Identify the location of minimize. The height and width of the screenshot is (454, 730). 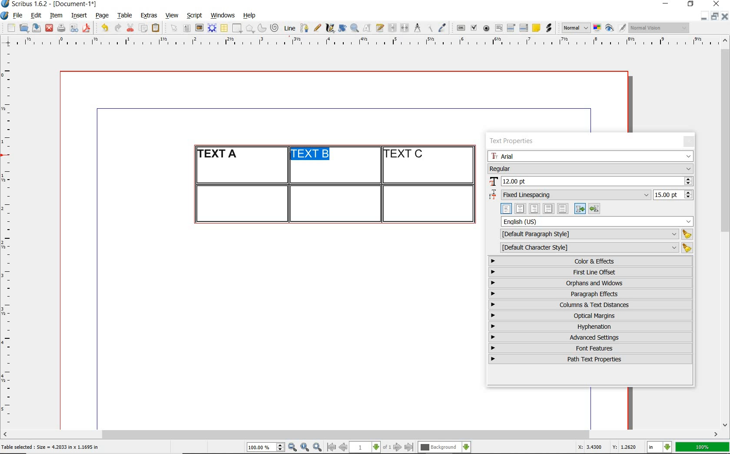
(704, 16).